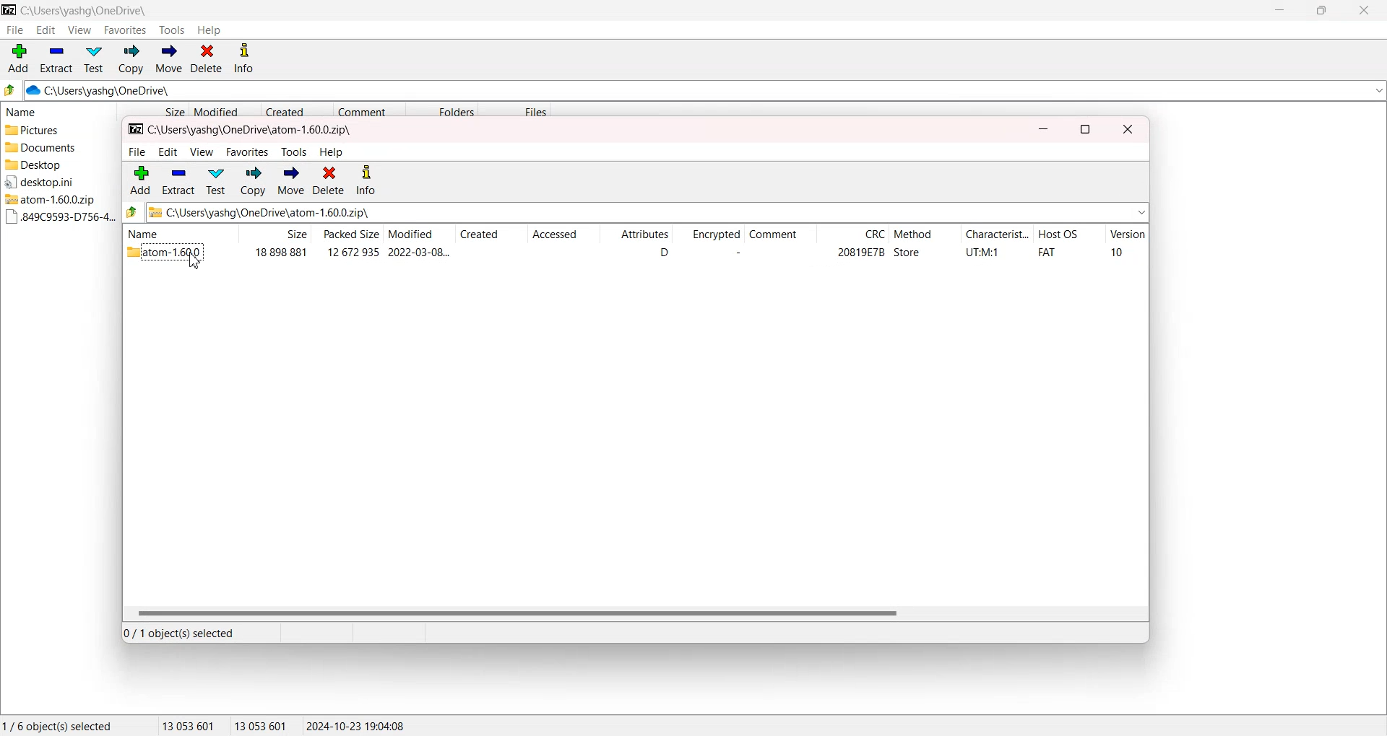 Image resolution: width=1387 pixels, height=736 pixels. I want to click on Test, so click(94, 59).